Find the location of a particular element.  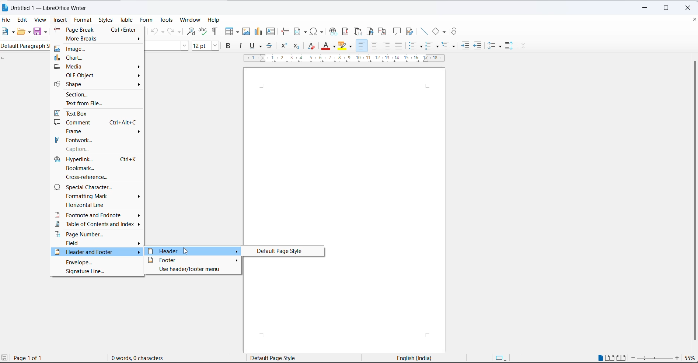

table is located at coordinates (128, 19).